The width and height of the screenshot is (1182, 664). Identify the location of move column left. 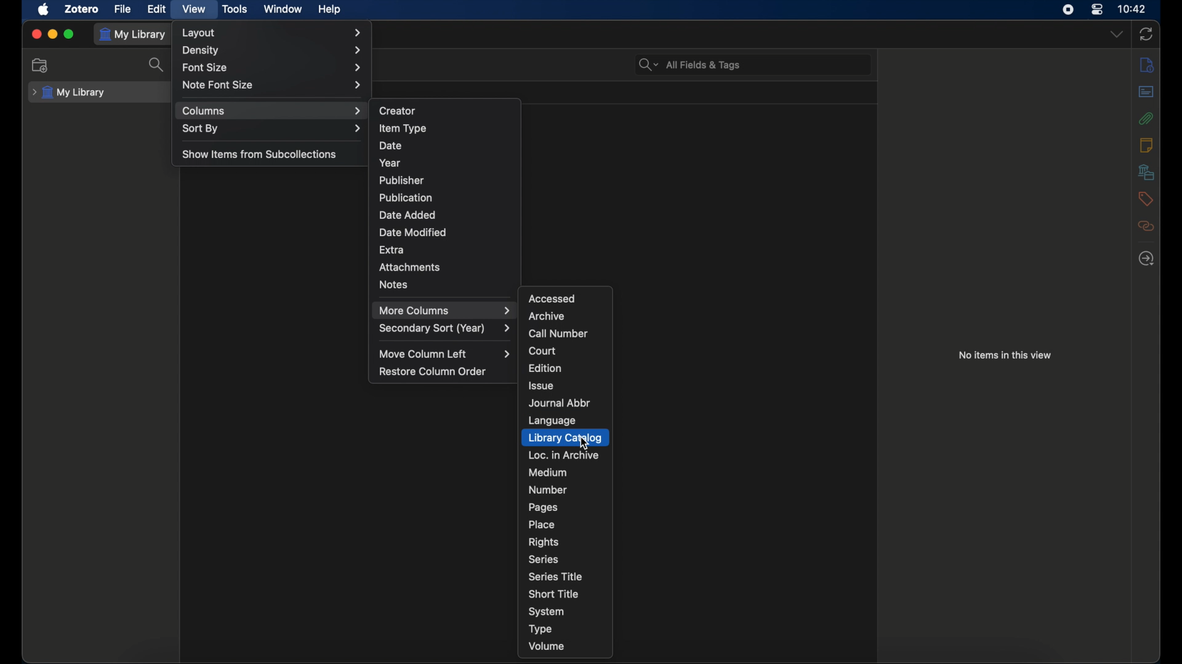
(444, 354).